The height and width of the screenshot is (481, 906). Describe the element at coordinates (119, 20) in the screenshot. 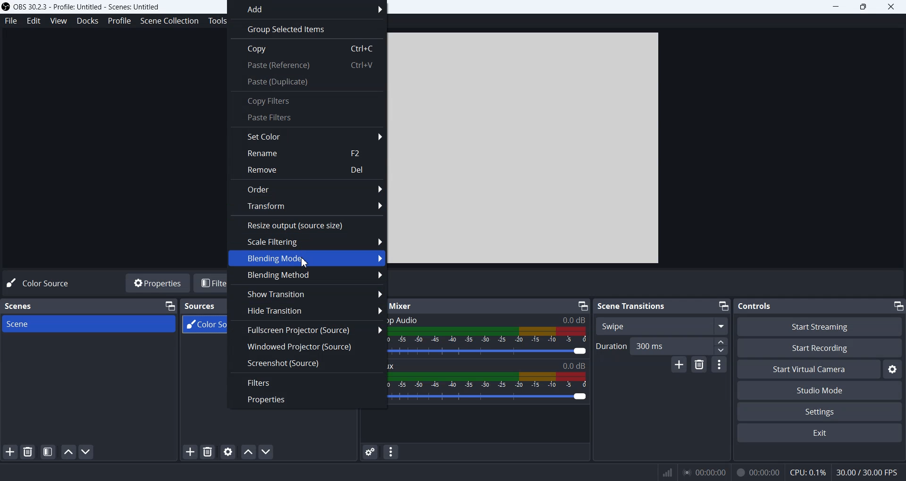

I see `Profile` at that location.